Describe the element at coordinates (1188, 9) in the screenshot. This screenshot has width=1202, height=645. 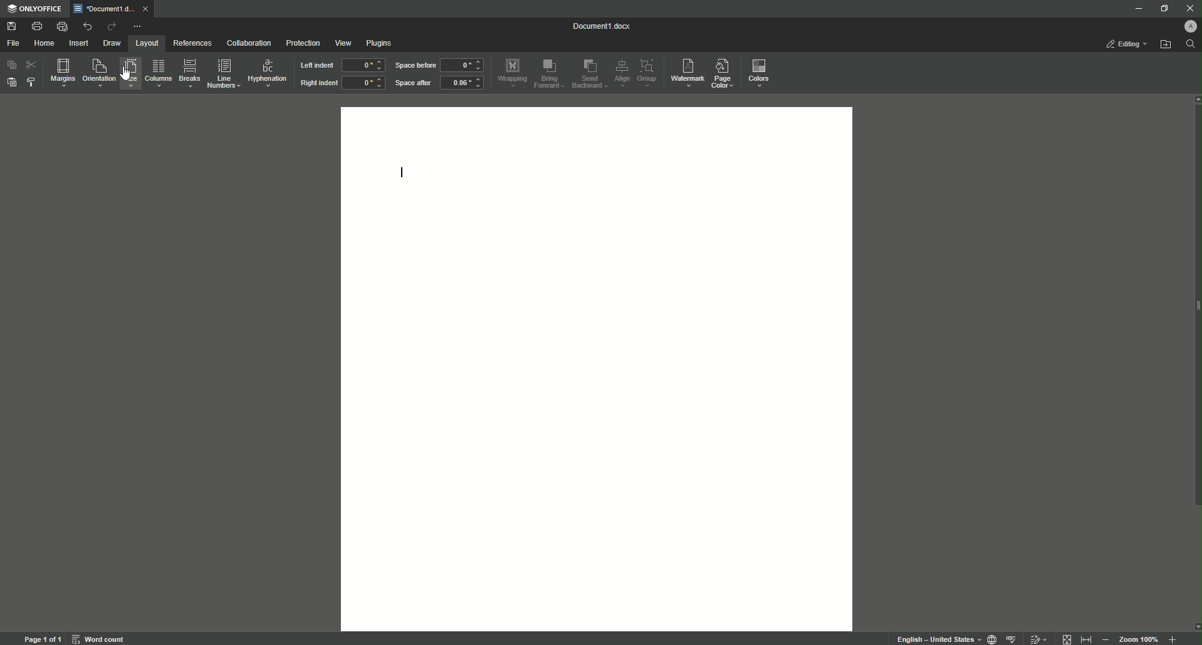
I see `Close` at that location.